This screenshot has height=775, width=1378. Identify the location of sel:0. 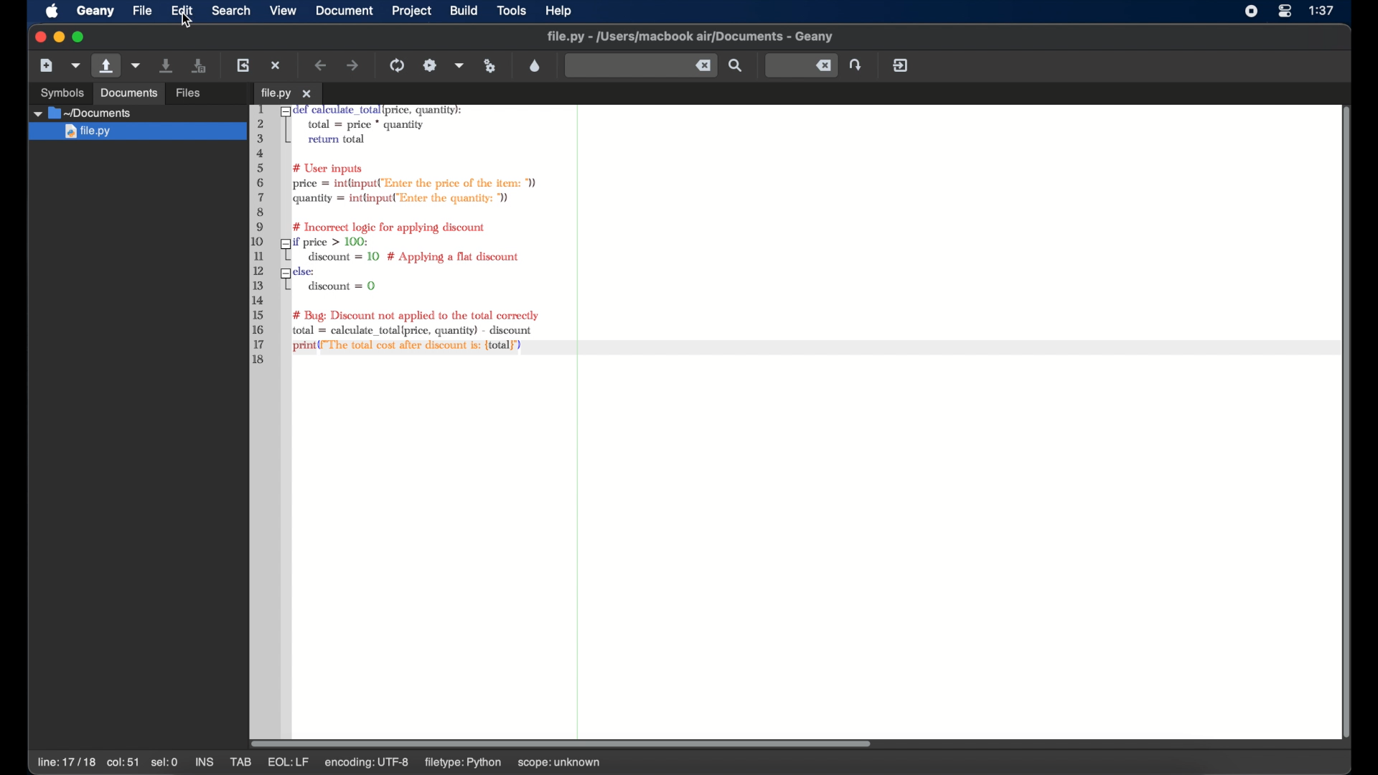
(164, 762).